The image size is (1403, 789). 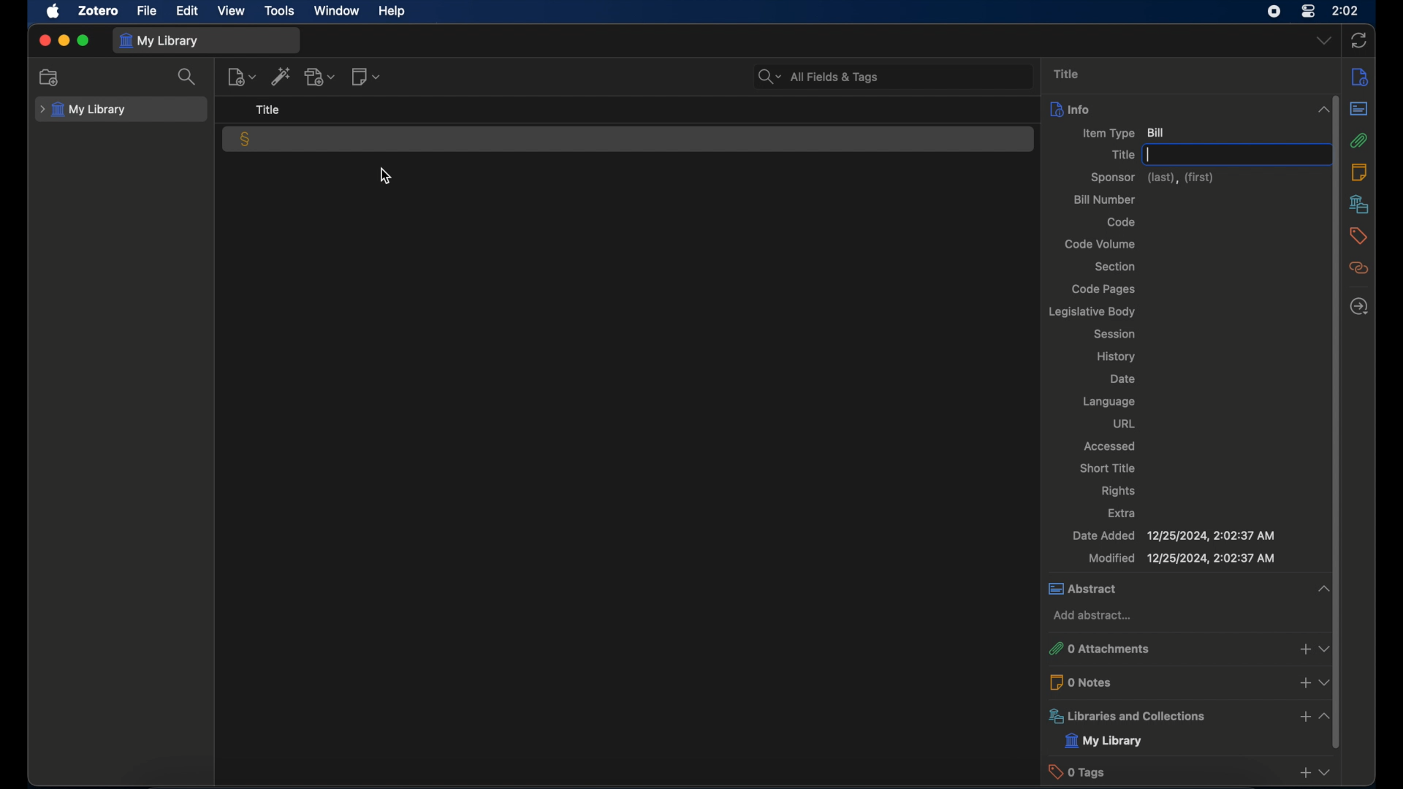 What do you see at coordinates (1125, 133) in the screenshot?
I see `item type` at bounding box center [1125, 133].